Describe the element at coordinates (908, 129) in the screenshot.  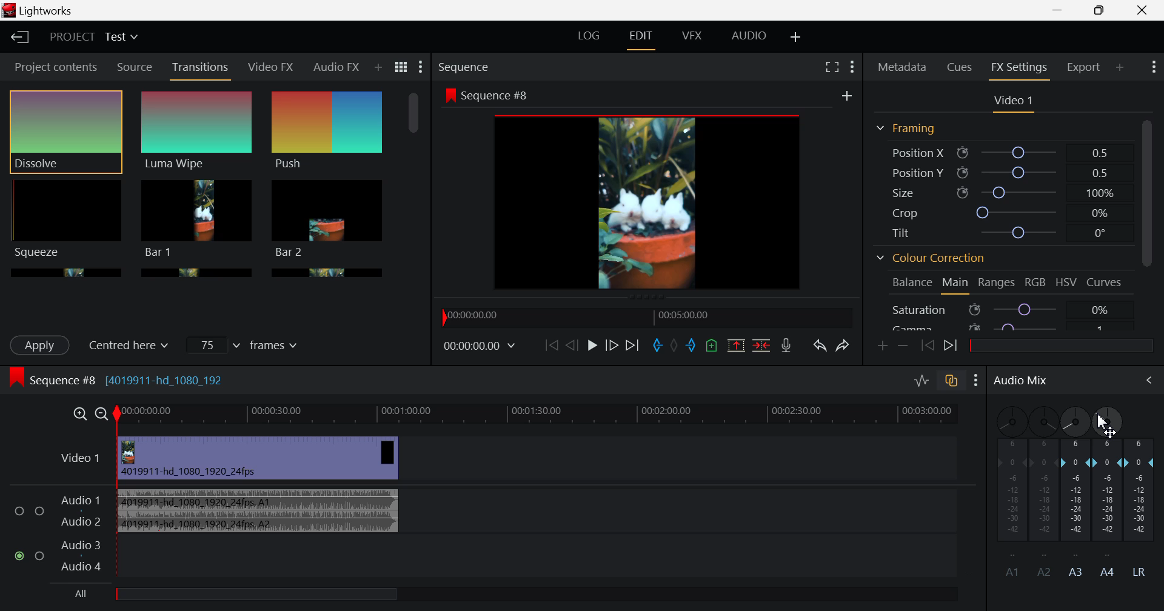
I see `Framing Section` at that location.